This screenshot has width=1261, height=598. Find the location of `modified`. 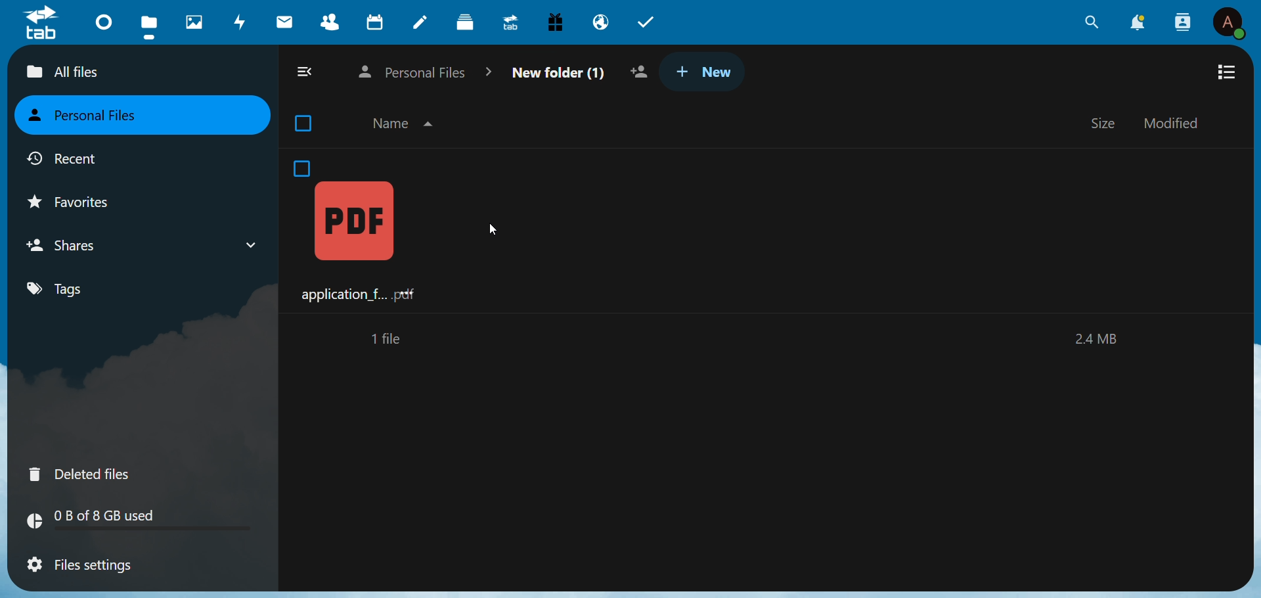

modified is located at coordinates (1182, 123).